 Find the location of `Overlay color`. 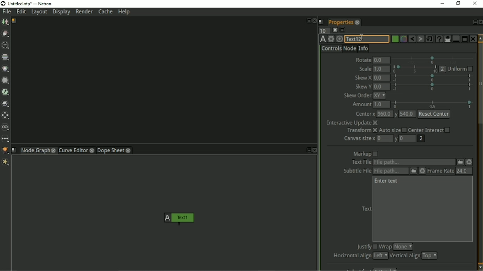

Overlay color is located at coordinates (403, 39).